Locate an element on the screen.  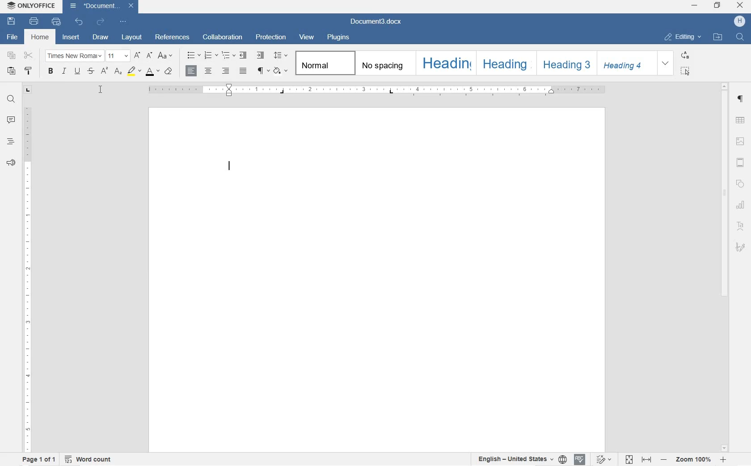
SHAPE is located at coordinates (740, 183).